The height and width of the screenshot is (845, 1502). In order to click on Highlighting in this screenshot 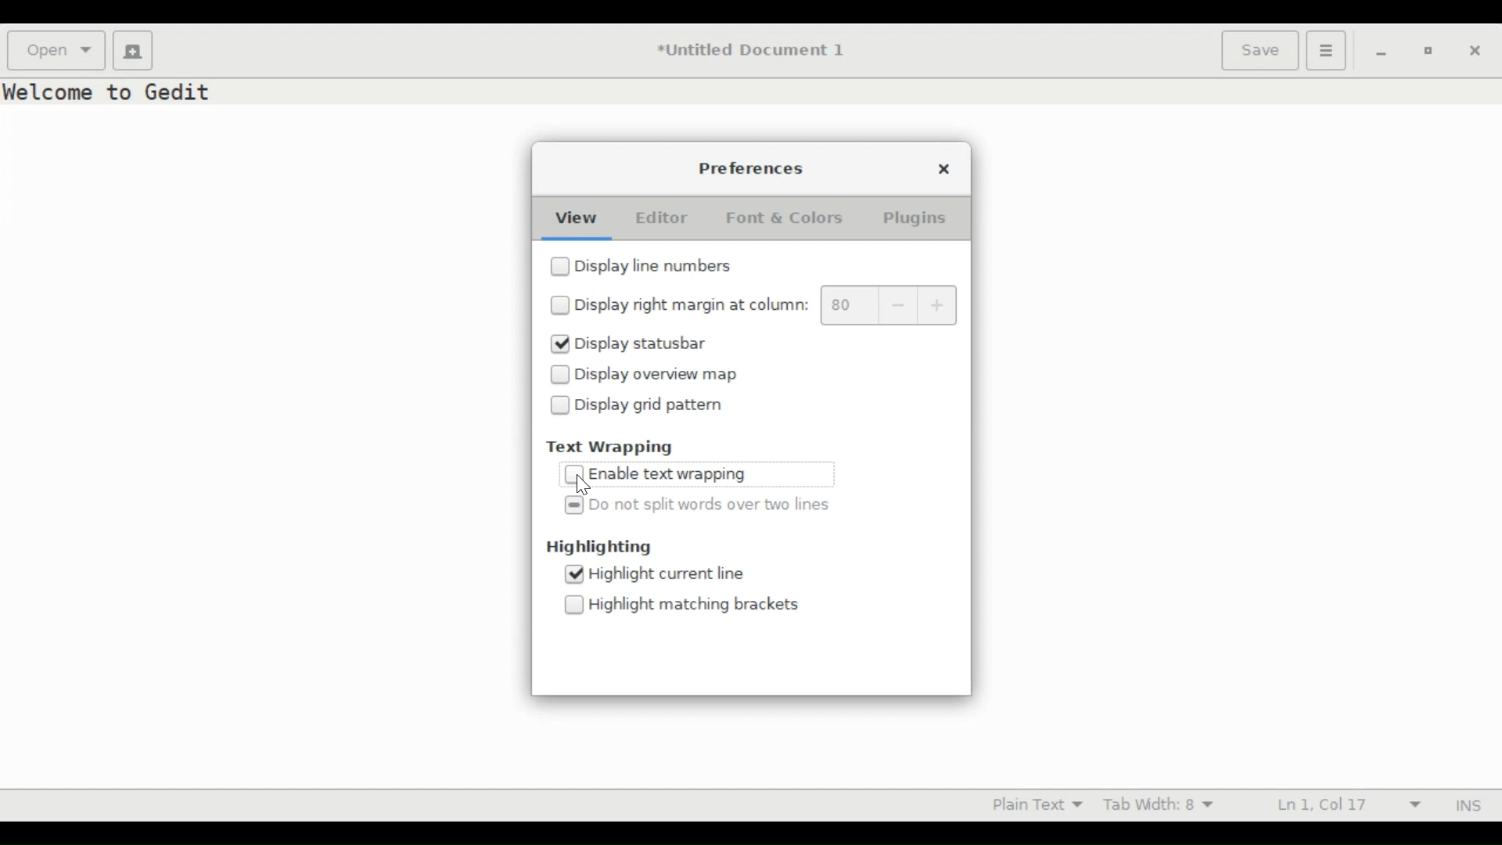, I will do `click(598, 548)`.